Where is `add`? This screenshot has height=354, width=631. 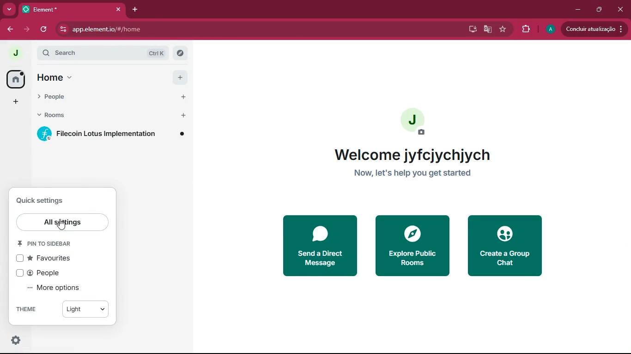 add is located at coordinates (14, 103).